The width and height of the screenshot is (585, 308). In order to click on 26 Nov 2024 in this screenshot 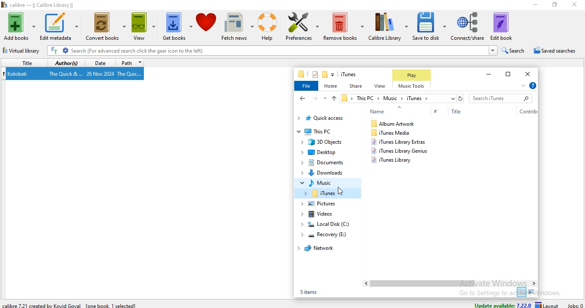, I will do `click(101, 74)`.